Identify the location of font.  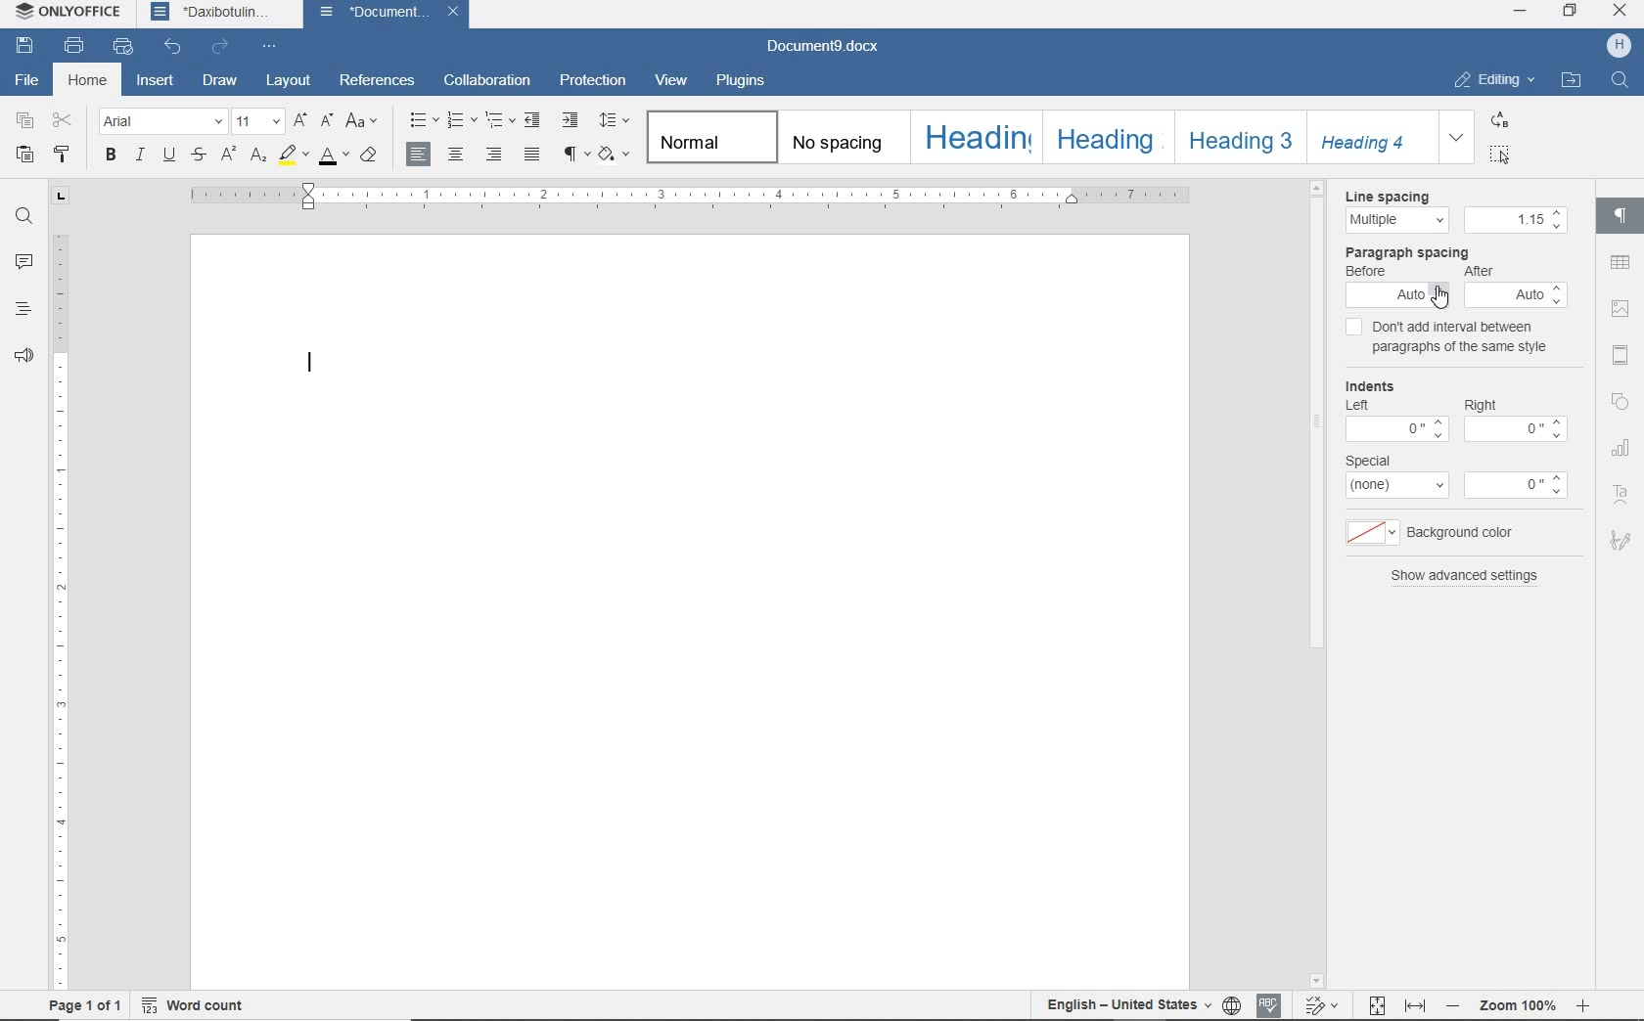
(160, 122).